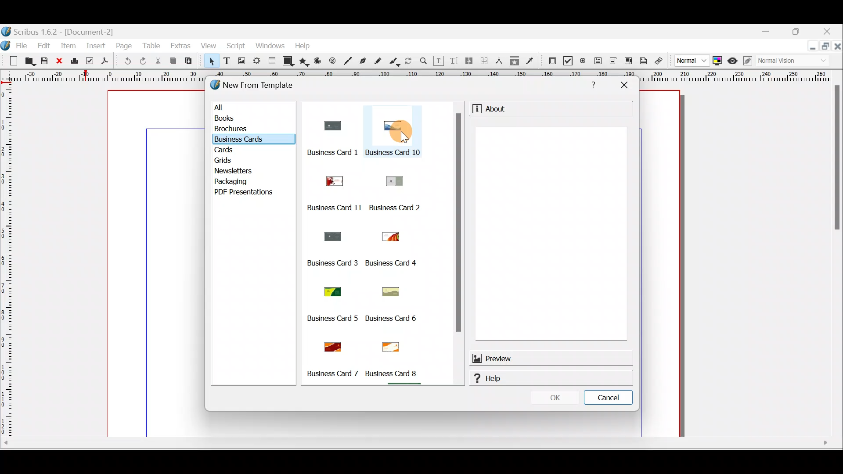 Image resolution: width=843 pixels, height=474 pixels. What do you see at coordinates (394, 373) in the screenshot?
I see `Business card 6` at bounding box center [394, 373].